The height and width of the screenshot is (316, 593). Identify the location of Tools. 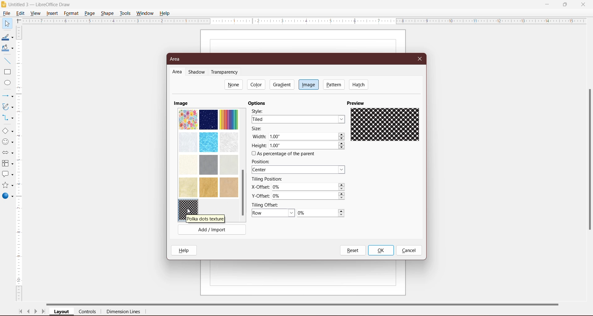
(125, 13).